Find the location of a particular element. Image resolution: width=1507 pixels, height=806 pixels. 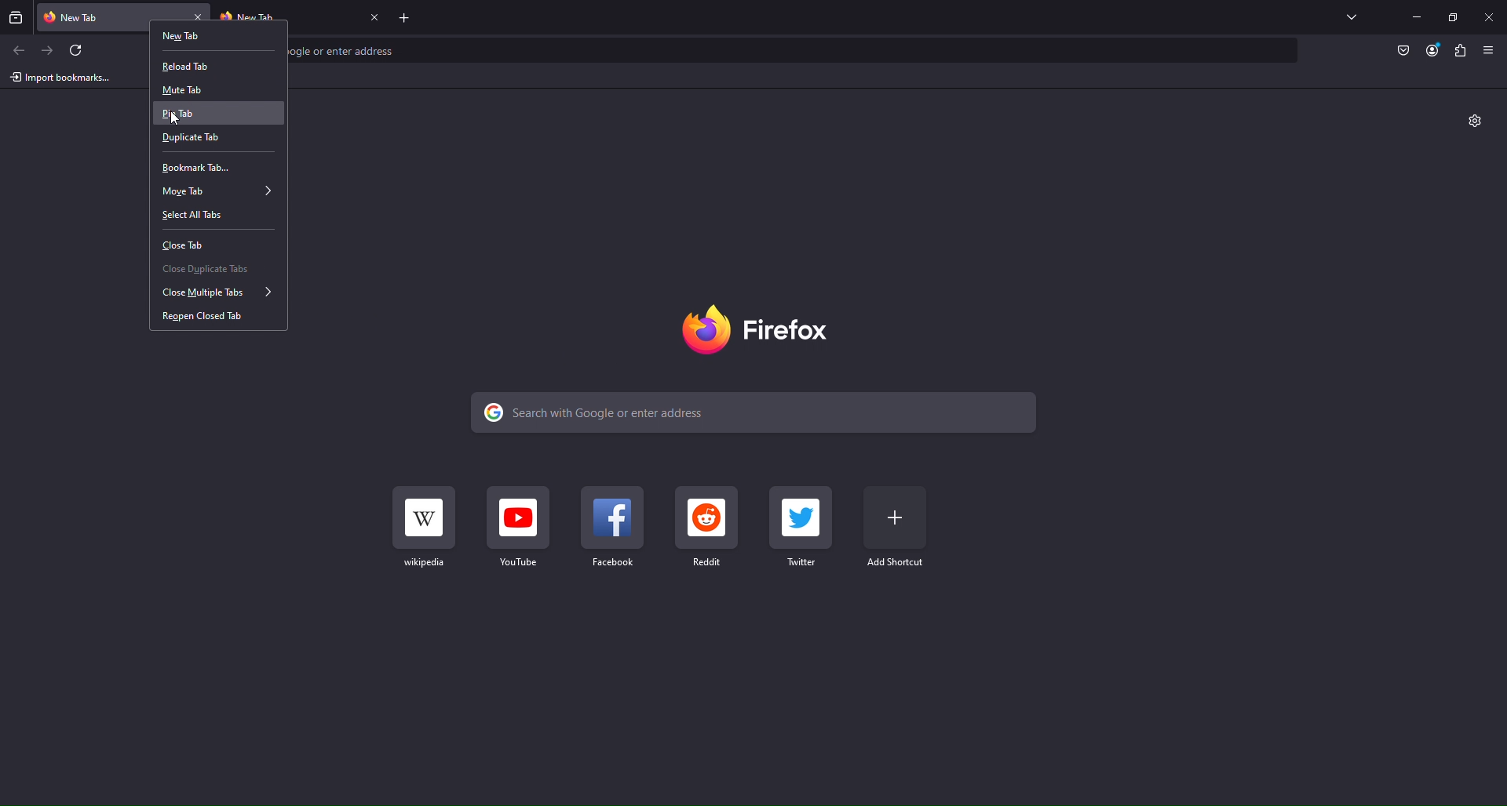

Address Bar is located at coordinates (797, 52).